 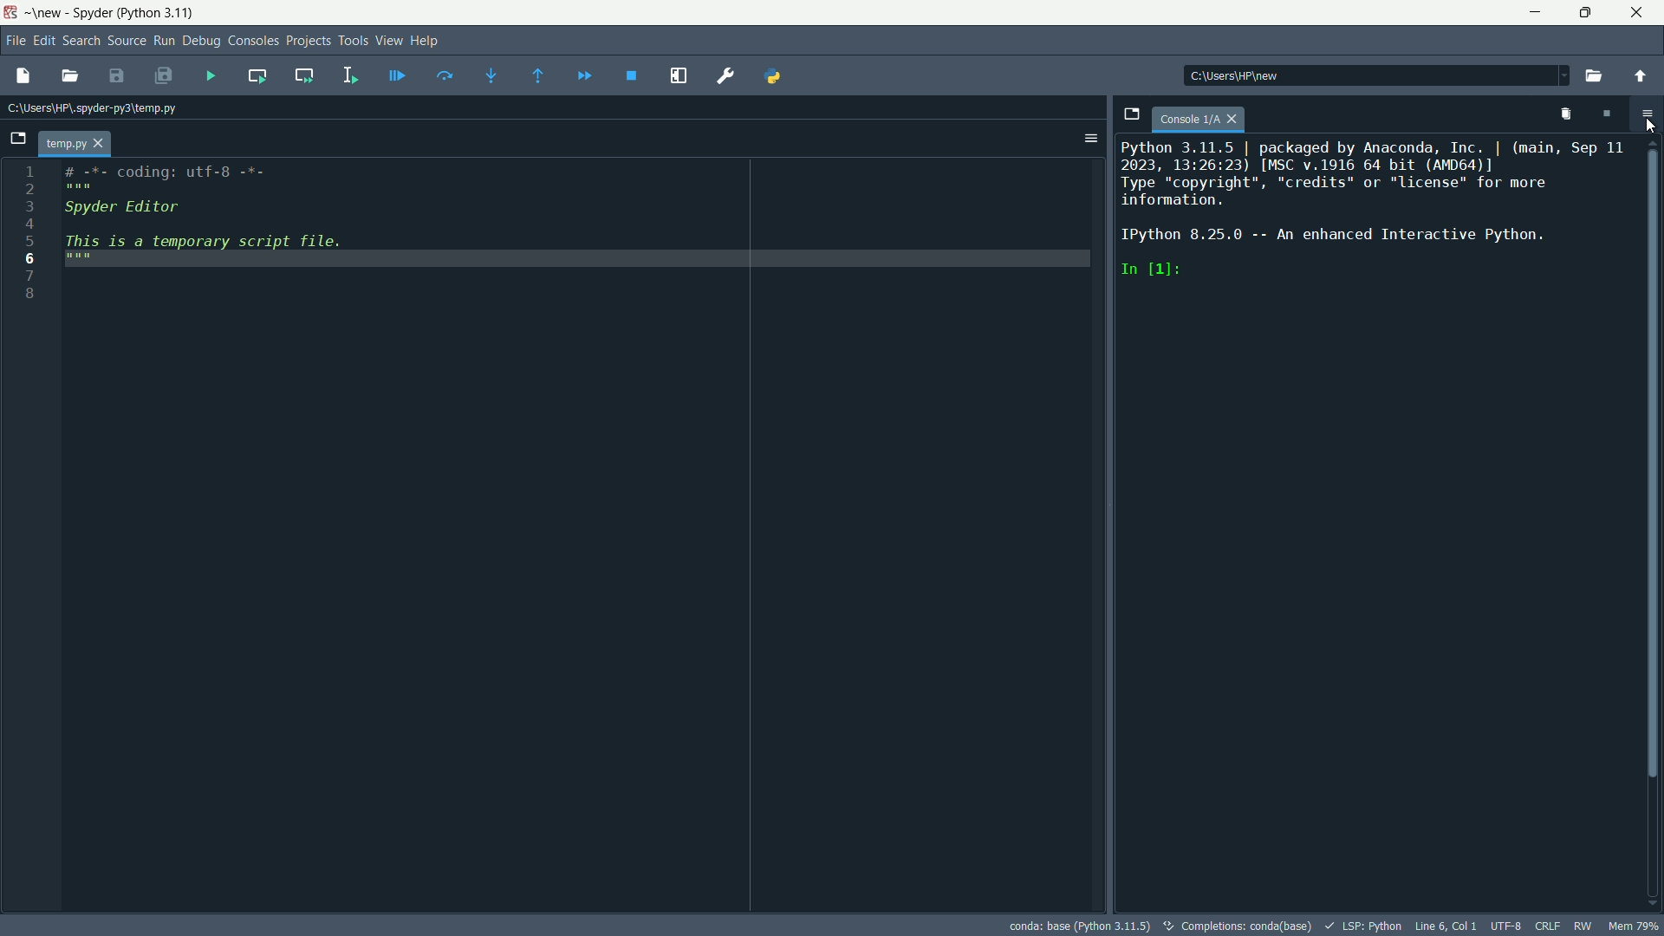 I want to click on minimize, so click(x=1537, y=12).